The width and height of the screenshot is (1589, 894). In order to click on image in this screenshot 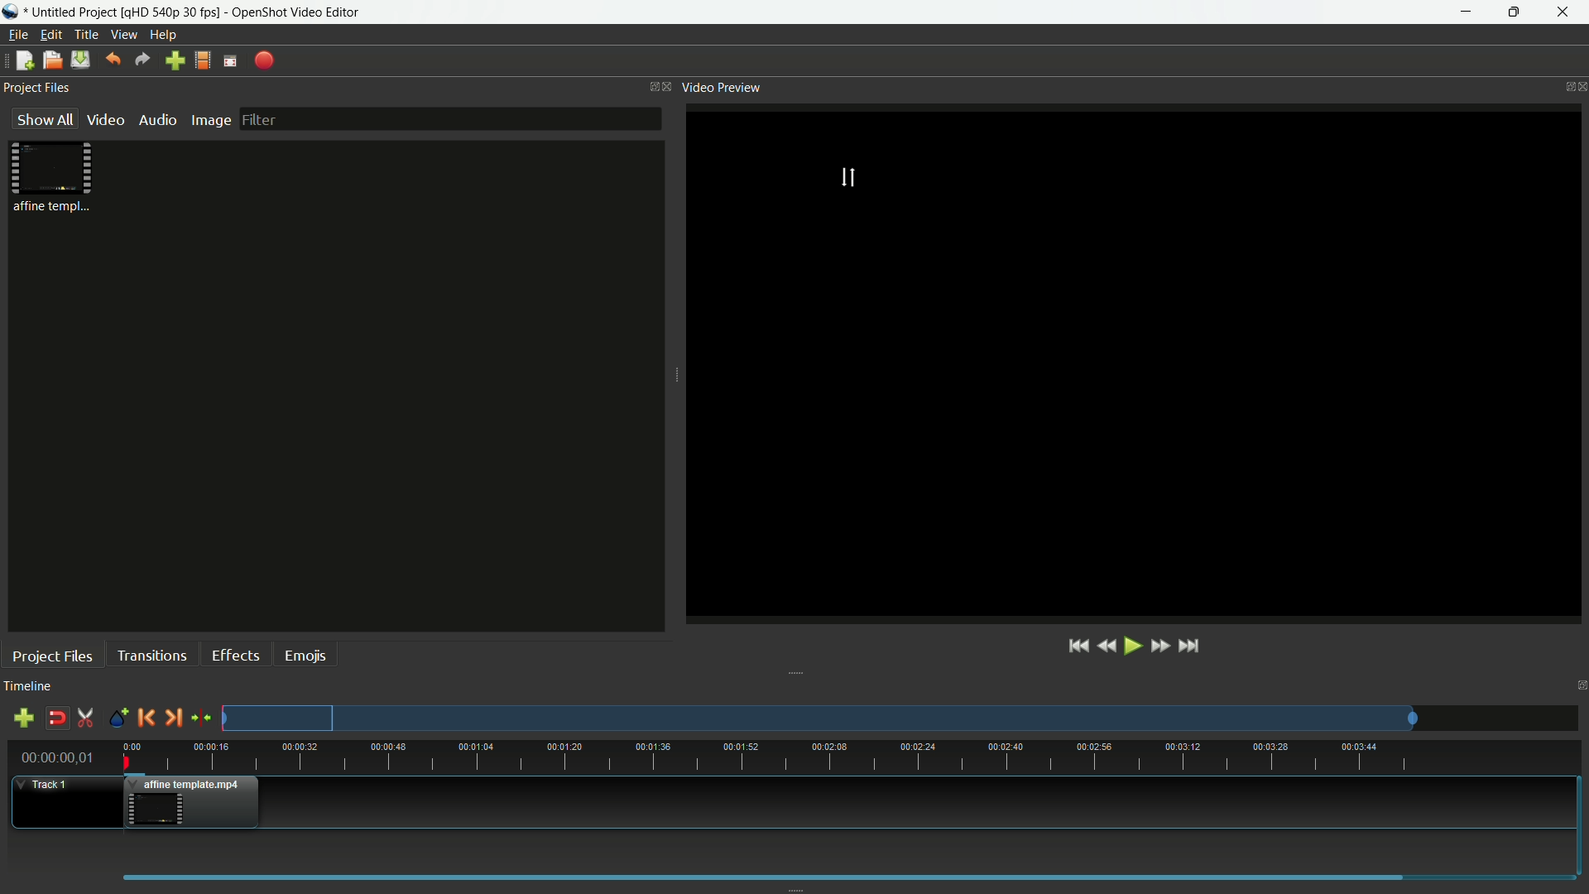, I will do `click(209, 120)`.